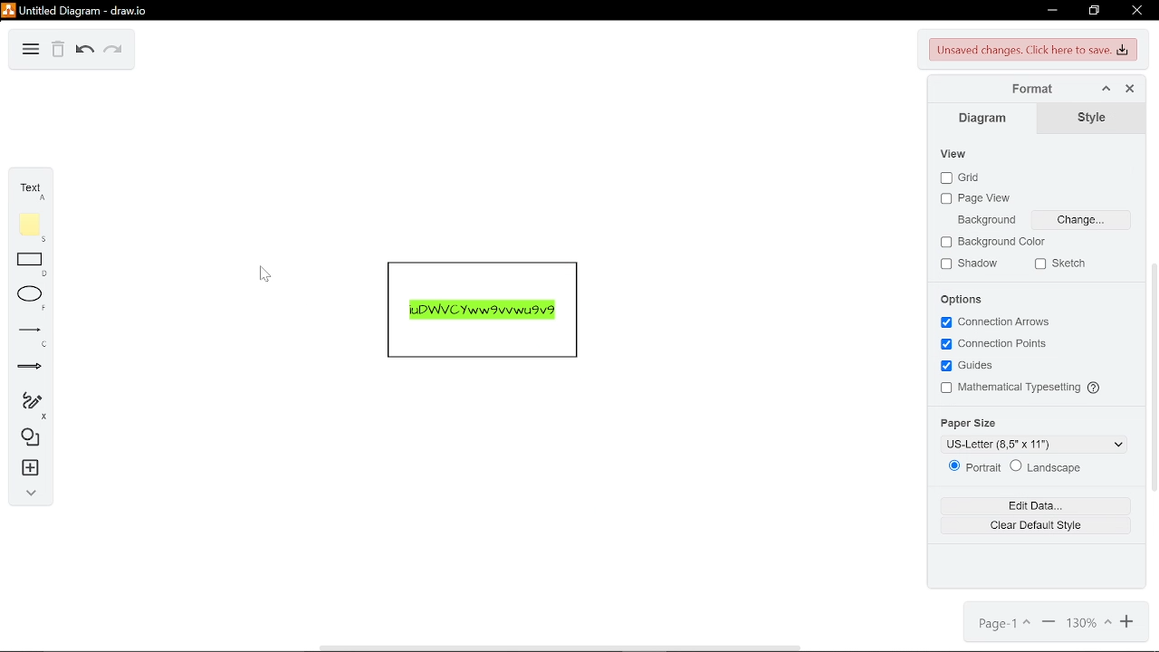  Describe the element at coordinates (85, 51) in the screenshot. I see `undo` at that location.